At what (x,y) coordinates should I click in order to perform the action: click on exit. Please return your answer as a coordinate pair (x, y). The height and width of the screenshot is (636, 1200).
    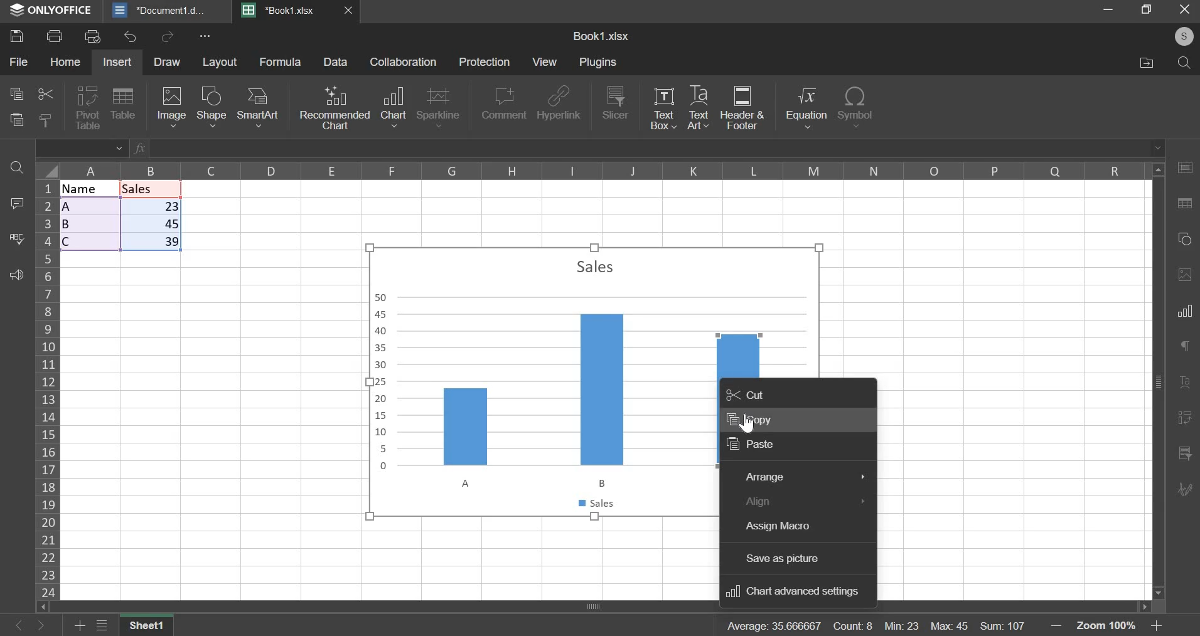
    Looking at the image, I should click on (1184, 13).